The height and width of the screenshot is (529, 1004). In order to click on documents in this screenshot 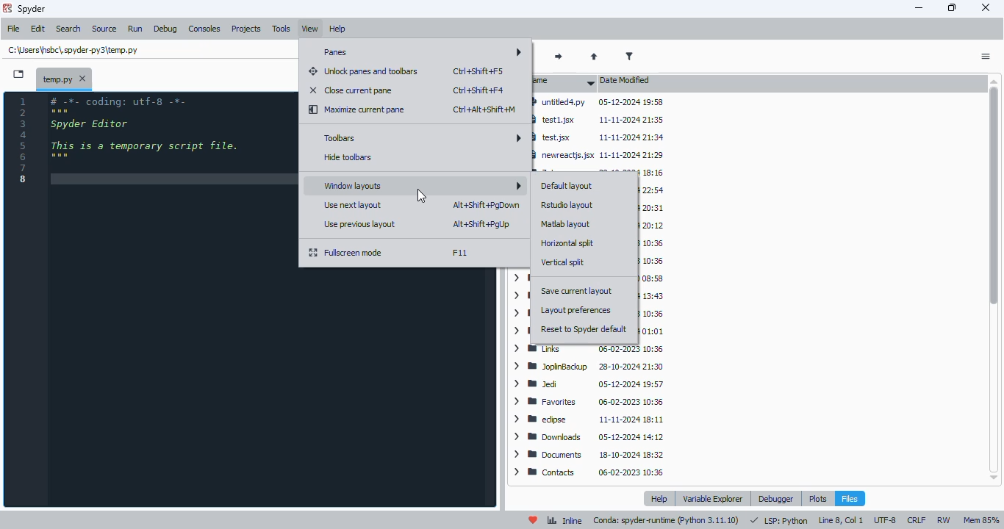, I will do `click(588, 455)`.